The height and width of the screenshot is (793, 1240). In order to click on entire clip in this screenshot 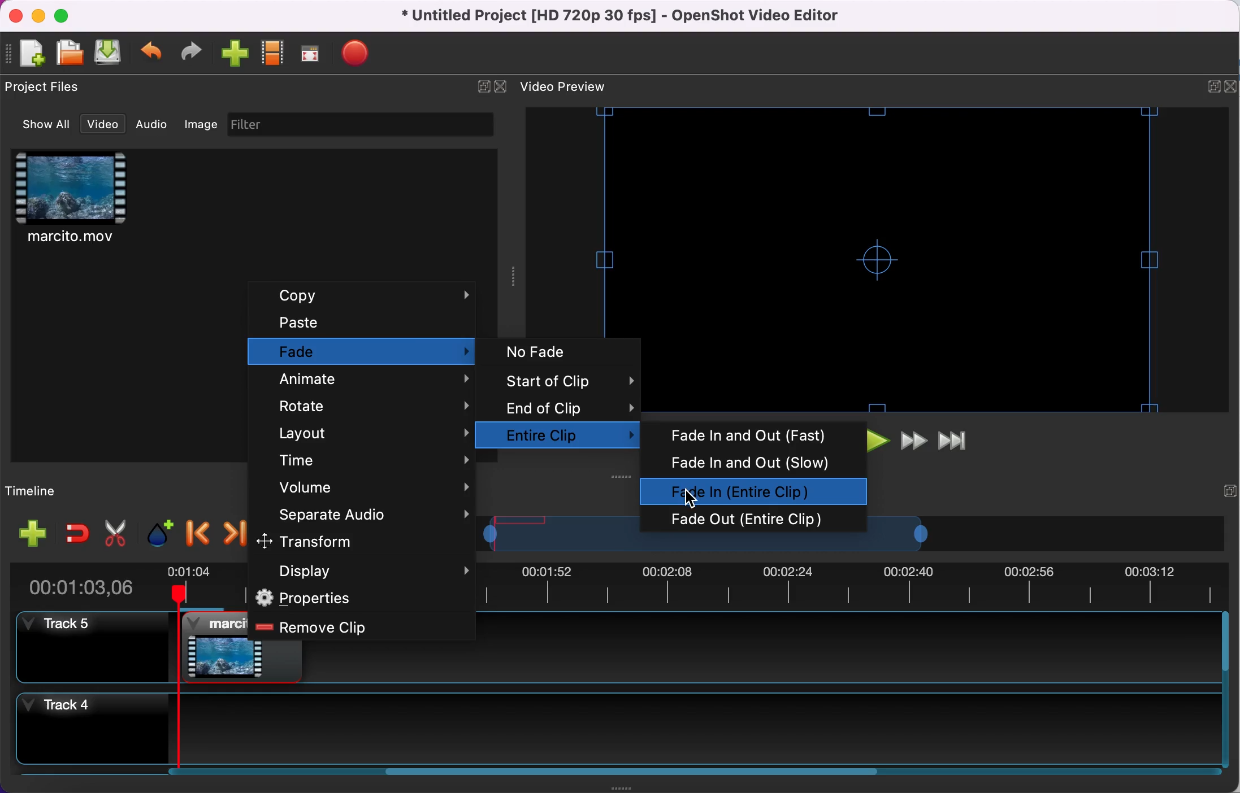, I will do `click(575, 433)`.